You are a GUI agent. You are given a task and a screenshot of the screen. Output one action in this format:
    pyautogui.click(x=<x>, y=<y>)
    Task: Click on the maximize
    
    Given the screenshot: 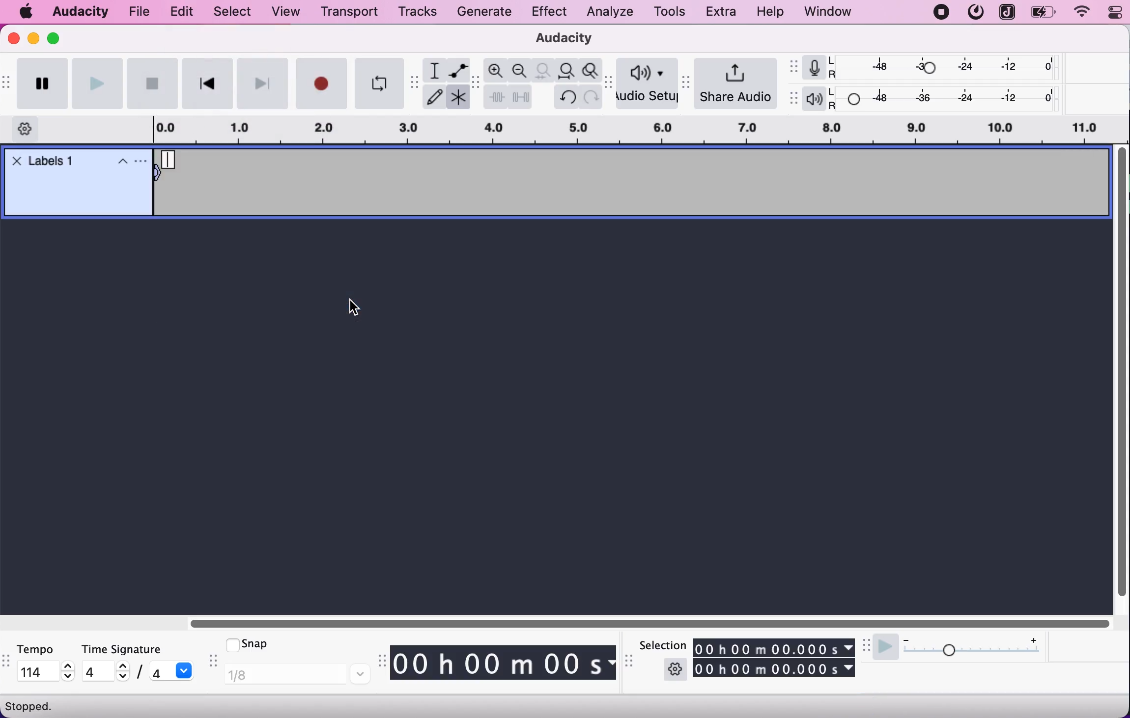 What is the action you would take?
    pyautogui.click(x=59, y=37)
    